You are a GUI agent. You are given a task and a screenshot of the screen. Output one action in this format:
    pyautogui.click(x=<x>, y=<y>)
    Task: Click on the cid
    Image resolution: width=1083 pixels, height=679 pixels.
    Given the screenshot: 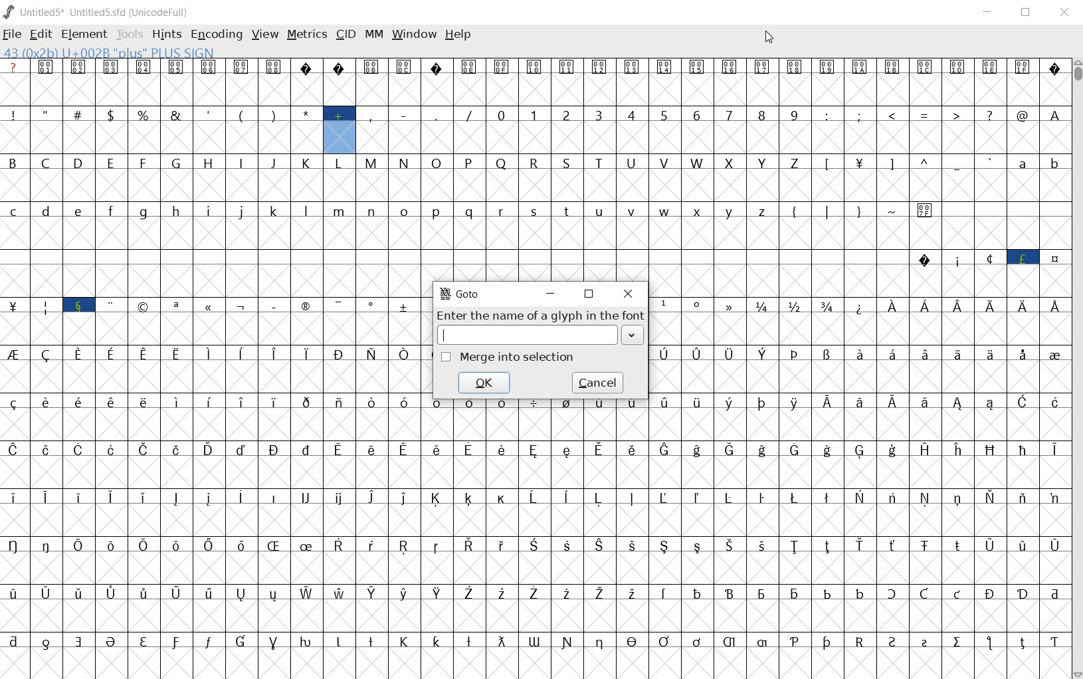 What is the action you would take?
    pyautogui.click(x=345, y=33)
    